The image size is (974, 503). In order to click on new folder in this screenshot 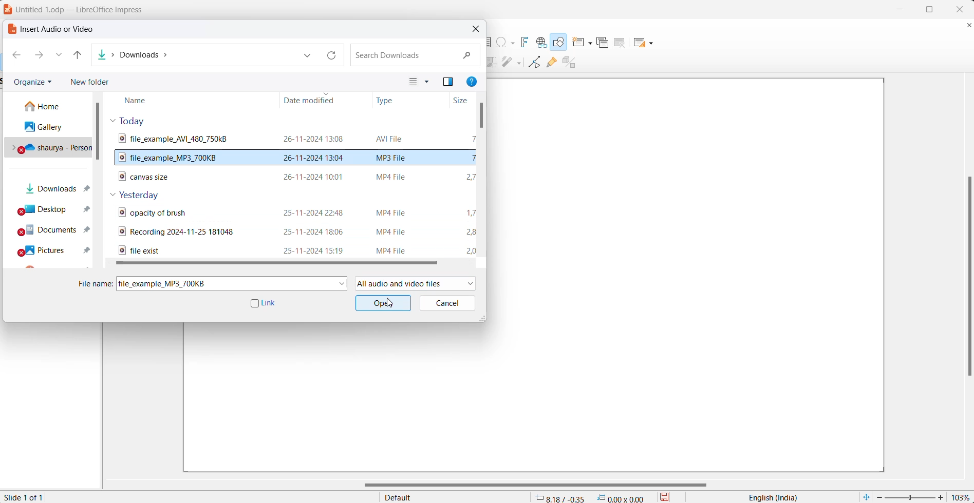, I will do `click(97, 83)`.